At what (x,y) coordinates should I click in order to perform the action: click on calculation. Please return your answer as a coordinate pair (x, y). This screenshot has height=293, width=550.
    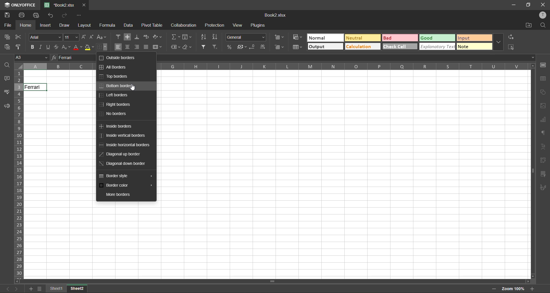
    Looking at the image, I should click on (362, 47).